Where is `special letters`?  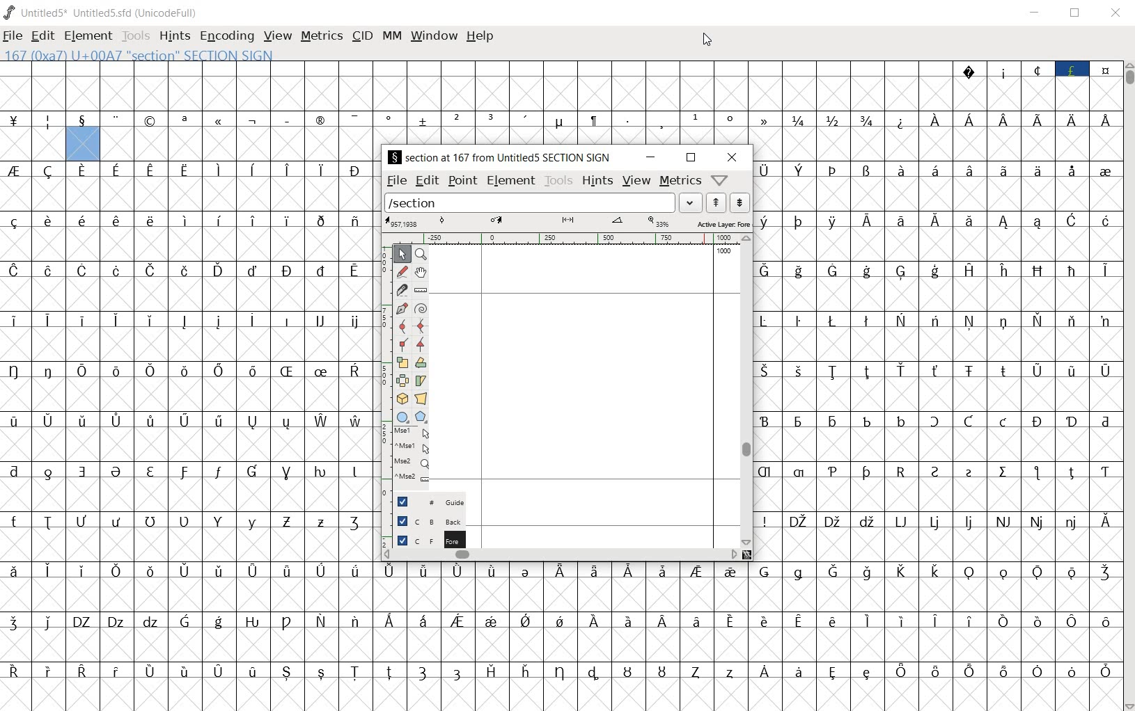
special letters is located at coordinates (1017, 120).